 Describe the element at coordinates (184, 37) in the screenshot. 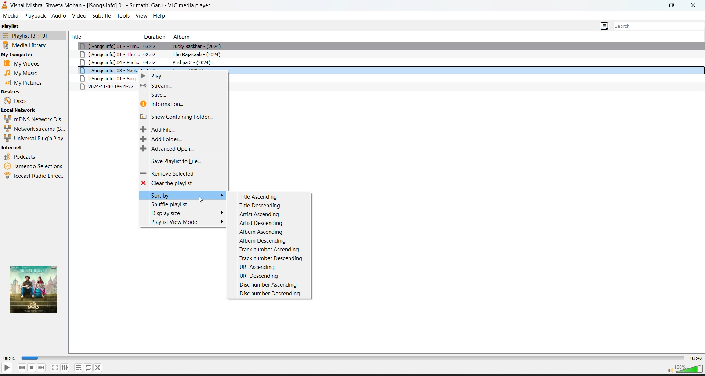

I see `album` at that location.